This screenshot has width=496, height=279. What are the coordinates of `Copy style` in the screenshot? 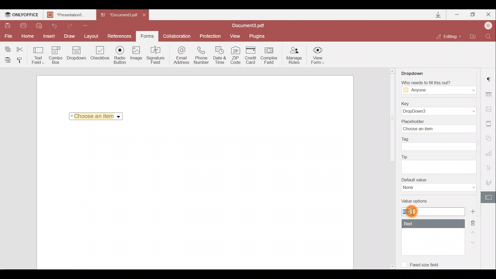 It's located at (21, 61).